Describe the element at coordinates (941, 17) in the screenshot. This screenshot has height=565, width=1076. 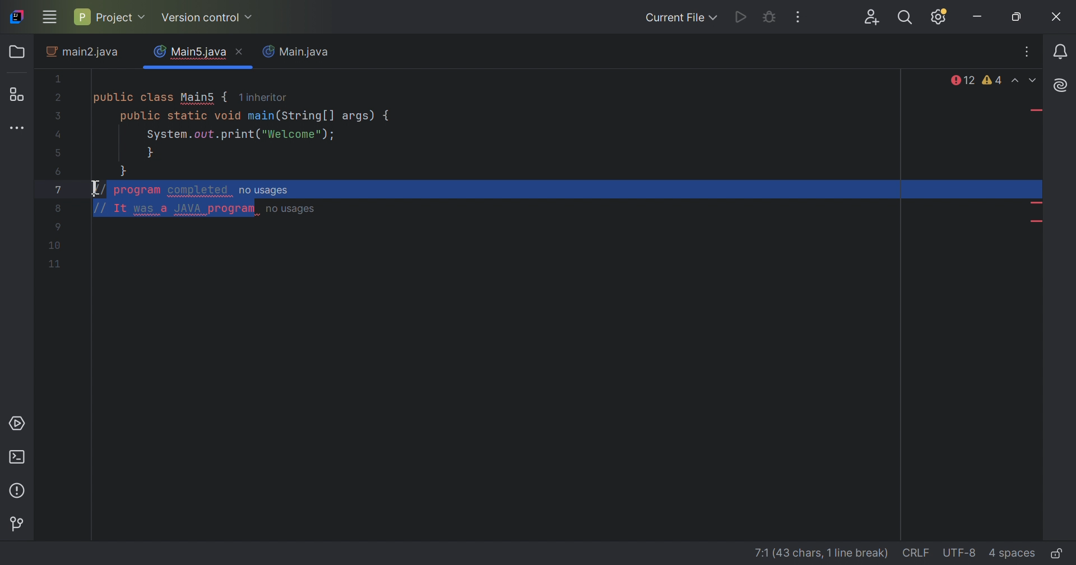
I see `Updates available. IDE and Project Settings.` at that location.